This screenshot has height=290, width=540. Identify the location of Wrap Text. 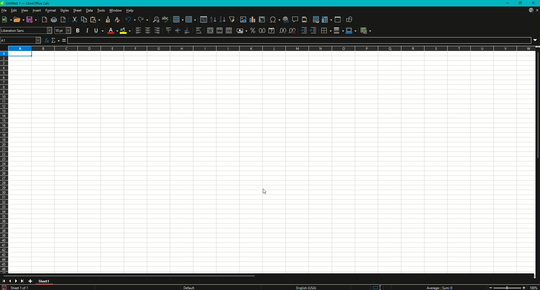
(199, 30).